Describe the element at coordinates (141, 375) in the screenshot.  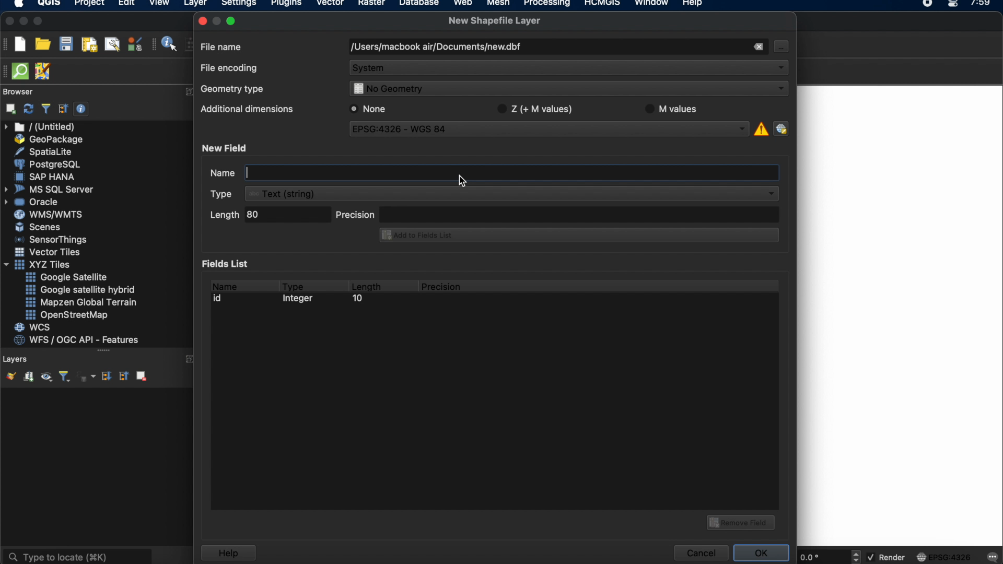
I see `remove layer group` at that location.